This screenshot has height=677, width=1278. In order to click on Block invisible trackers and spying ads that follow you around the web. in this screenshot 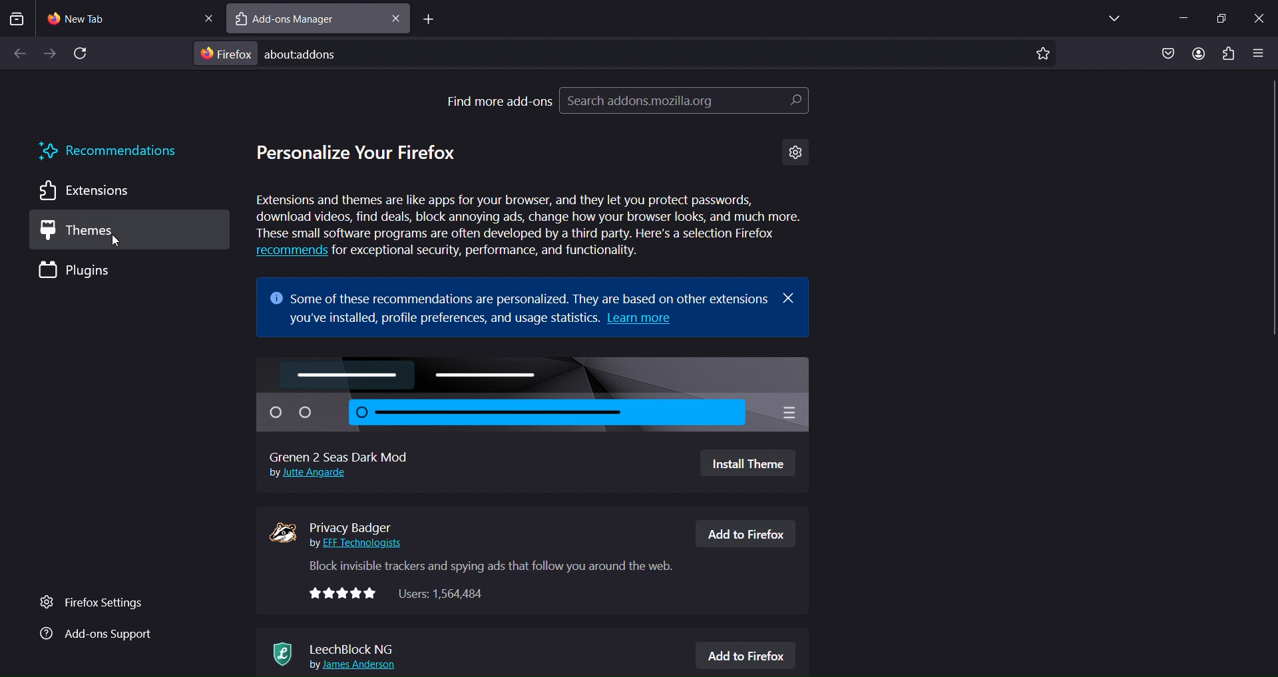, I will do `click(486, 567)`.